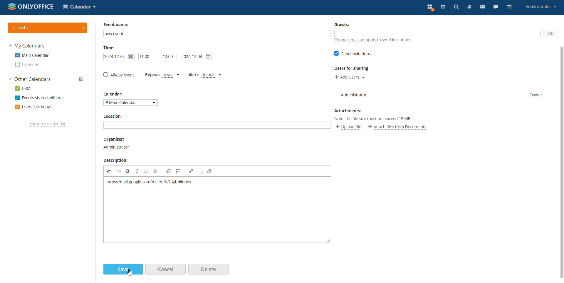 The width and height of the screenshot is (564, 283). What do you see at coordinates (329, 241) in the screenshot?
I see `resize` at bounding box center [329, 241].